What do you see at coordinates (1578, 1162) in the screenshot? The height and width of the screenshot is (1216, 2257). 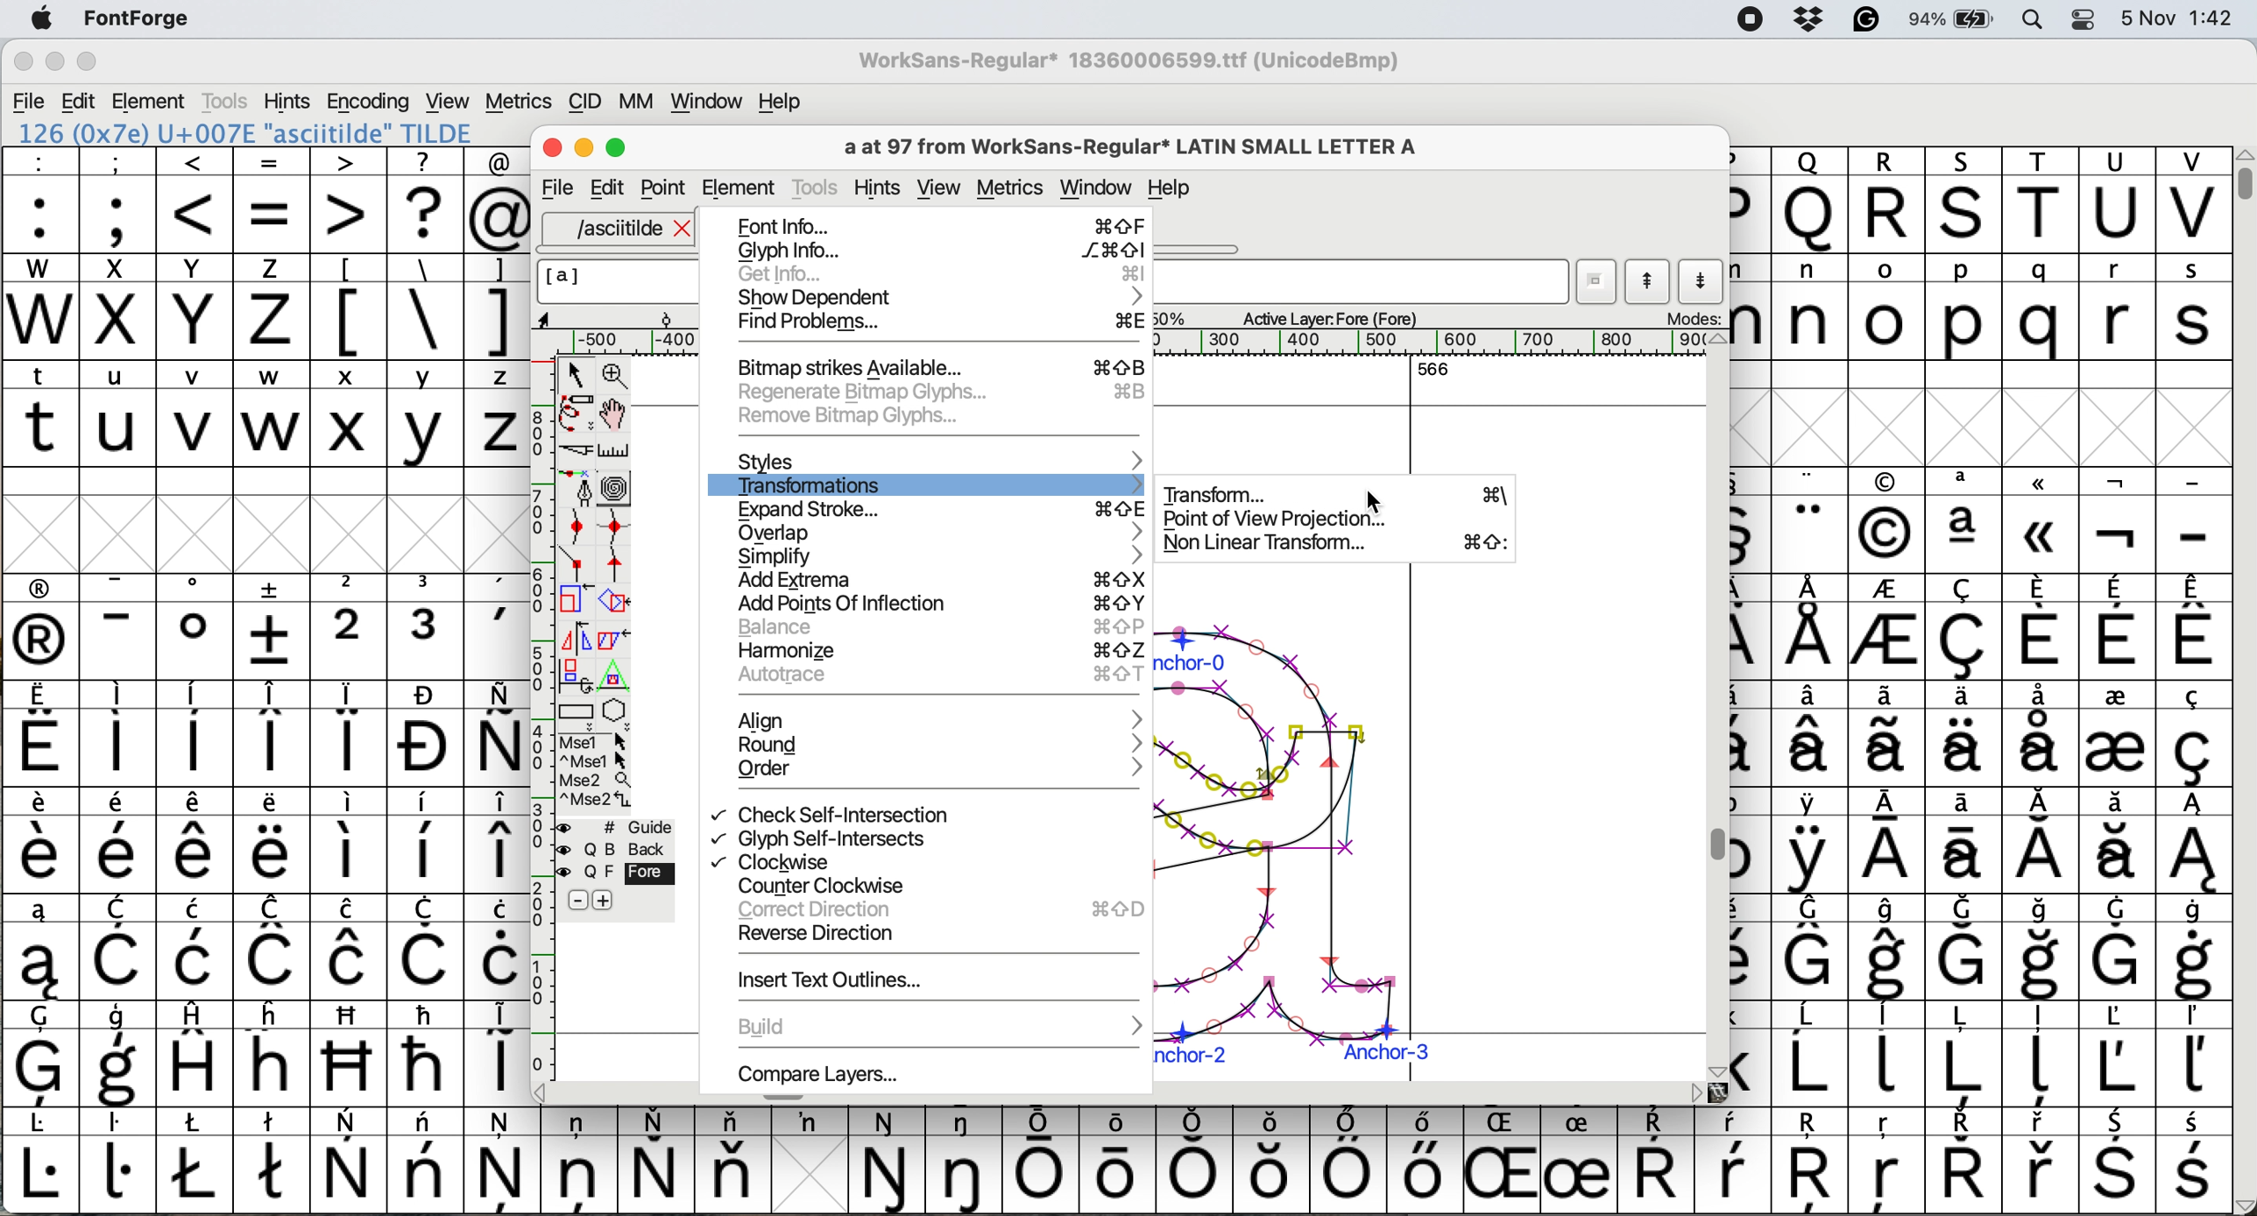 I see `symbol` at bounding box center [1578, 1162].